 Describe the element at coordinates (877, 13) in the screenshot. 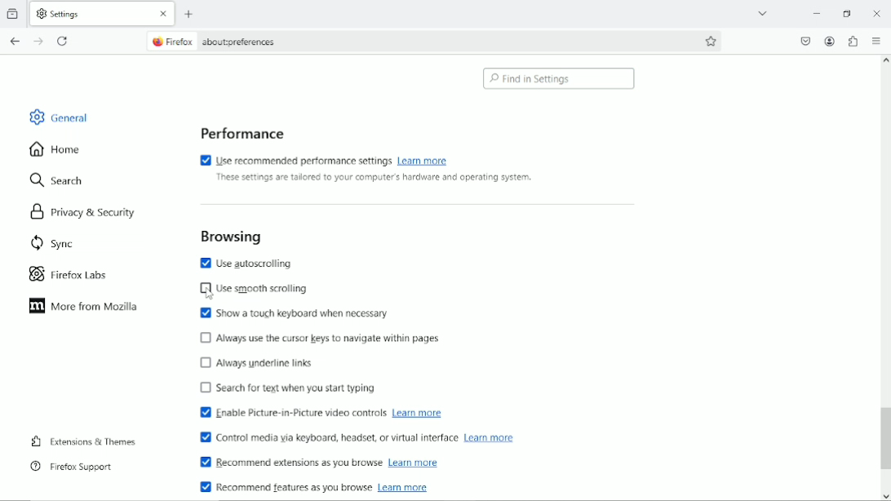

I see `Close` at that location.